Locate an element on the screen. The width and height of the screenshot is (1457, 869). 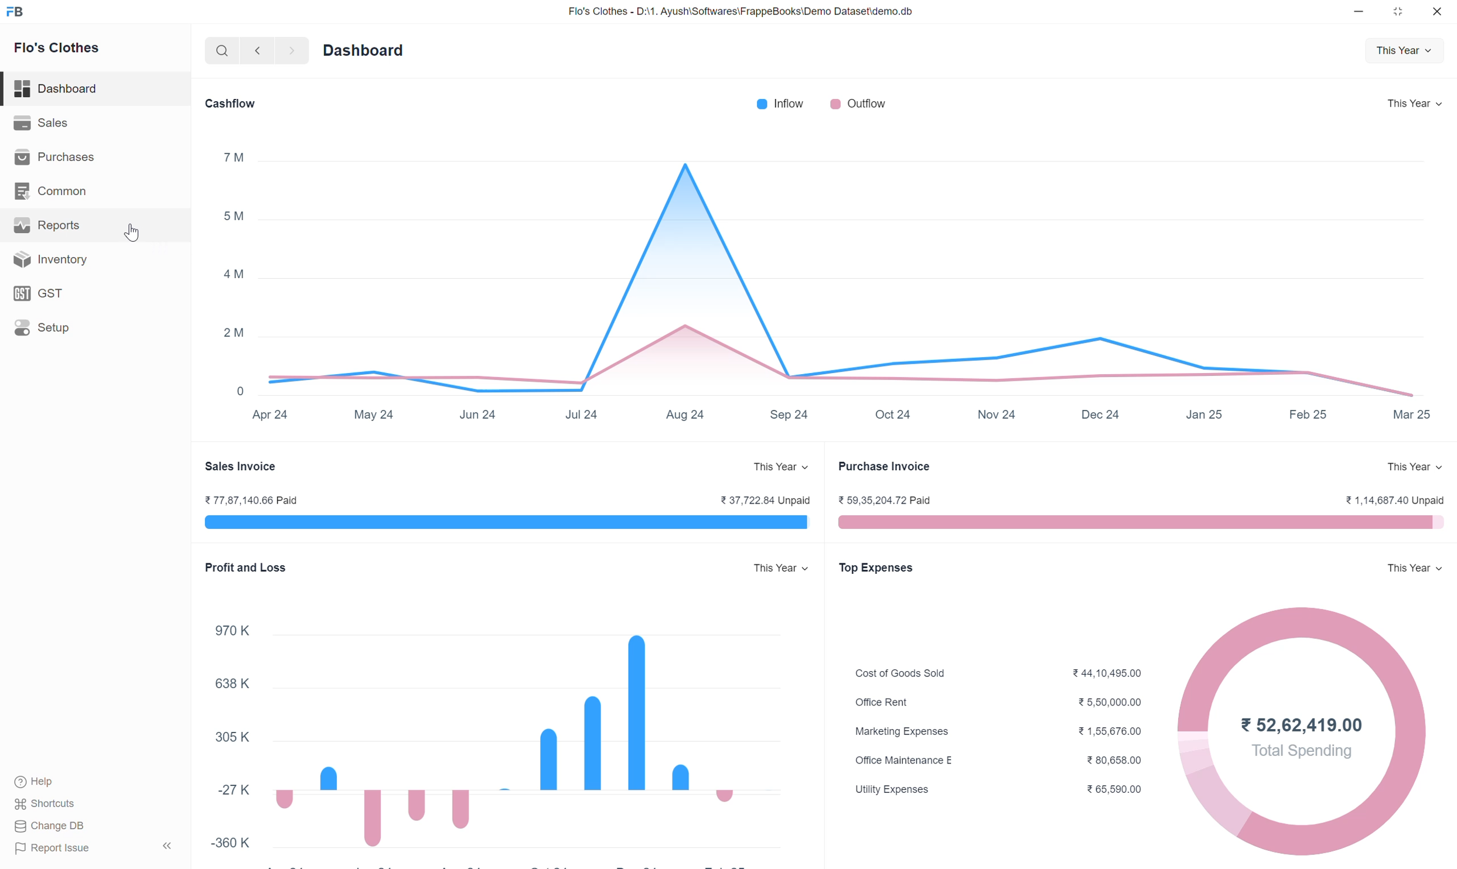
¥44,10,495.00 is located at coordinates (1113, 672).